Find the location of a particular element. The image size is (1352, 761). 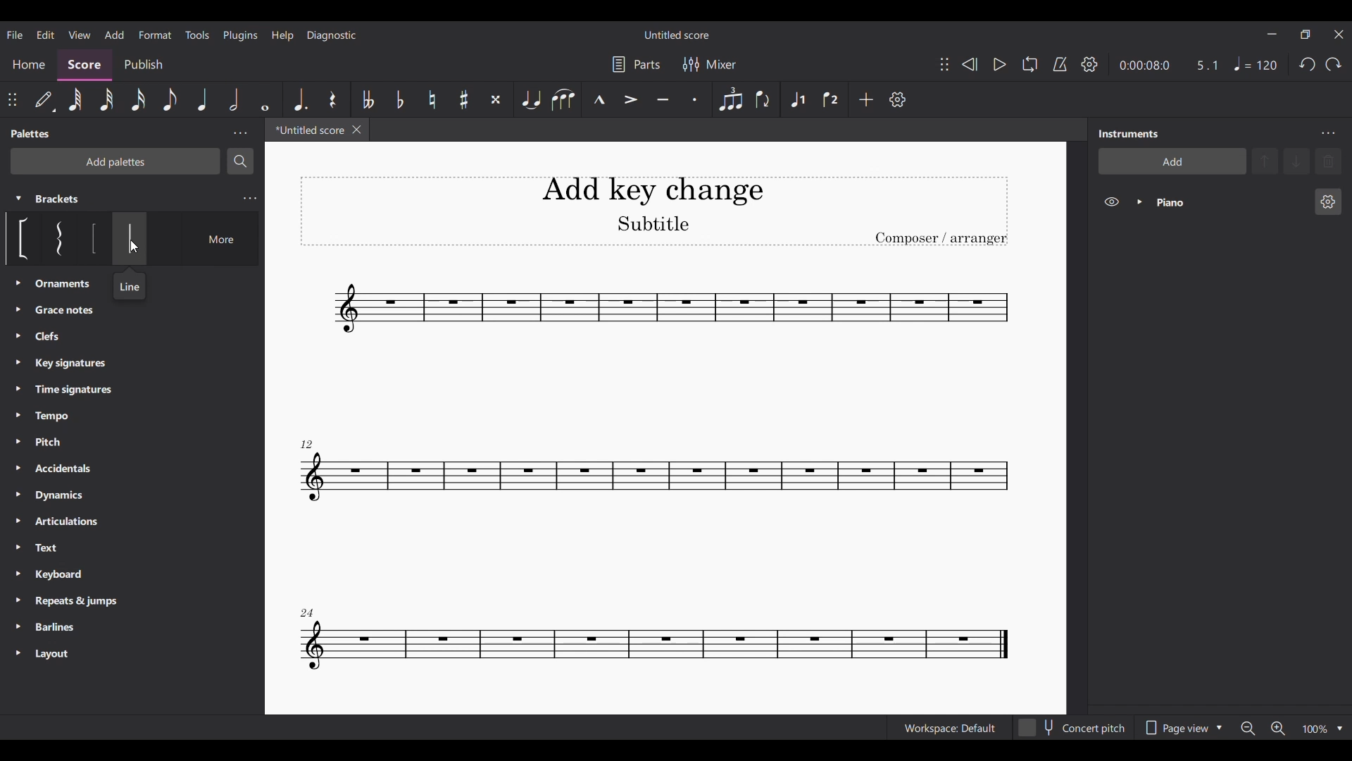

Name of file is located at coordinates (678, 35).